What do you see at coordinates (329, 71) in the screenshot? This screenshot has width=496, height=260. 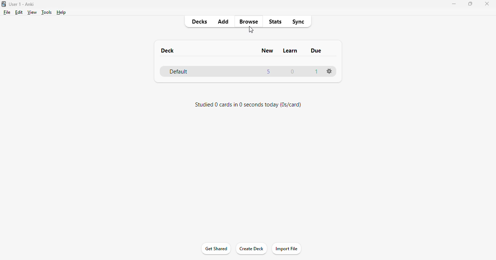 I see `options` at bounding box center [329, 71].